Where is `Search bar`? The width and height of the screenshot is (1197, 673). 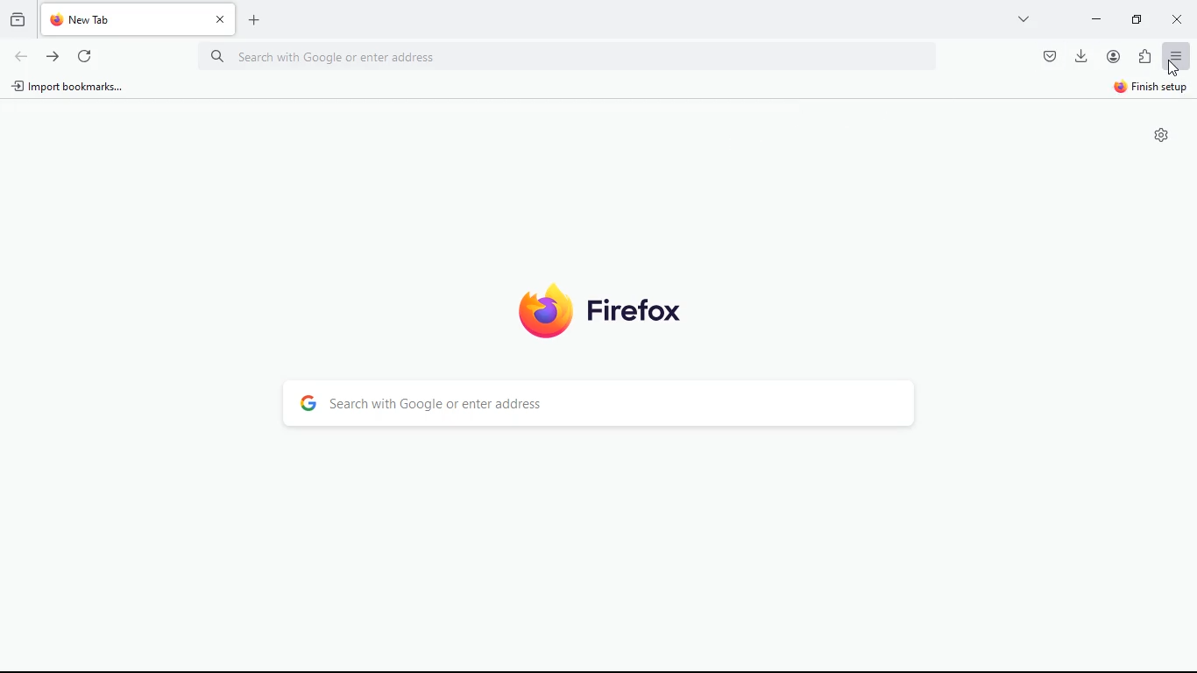 Search bar is located at coordinates (572, 56).